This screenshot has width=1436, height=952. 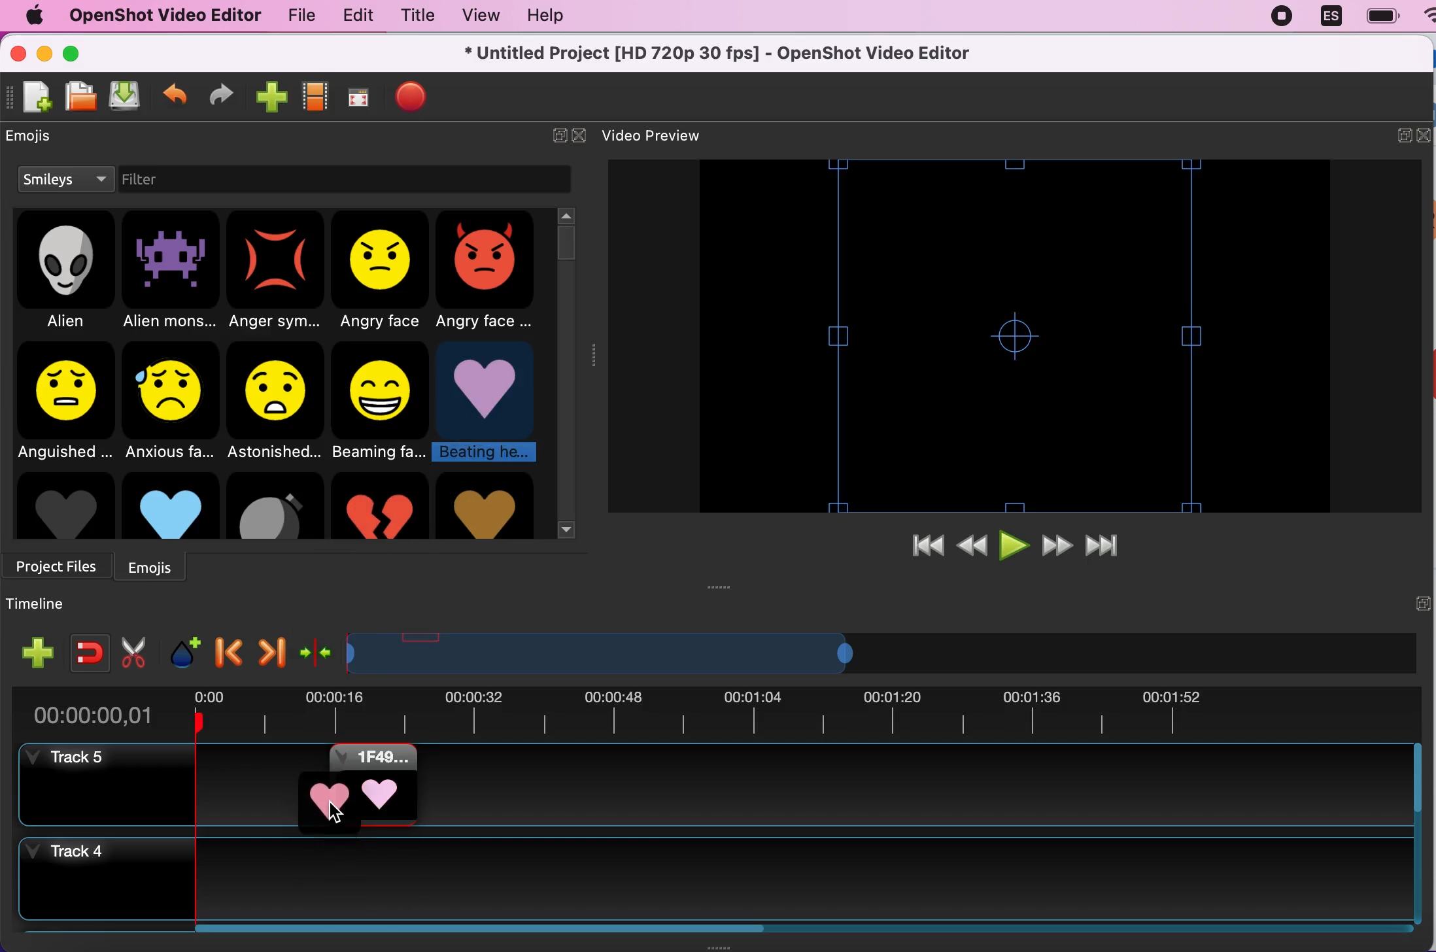 I want to click on astonished, so click(x=277, y=401).